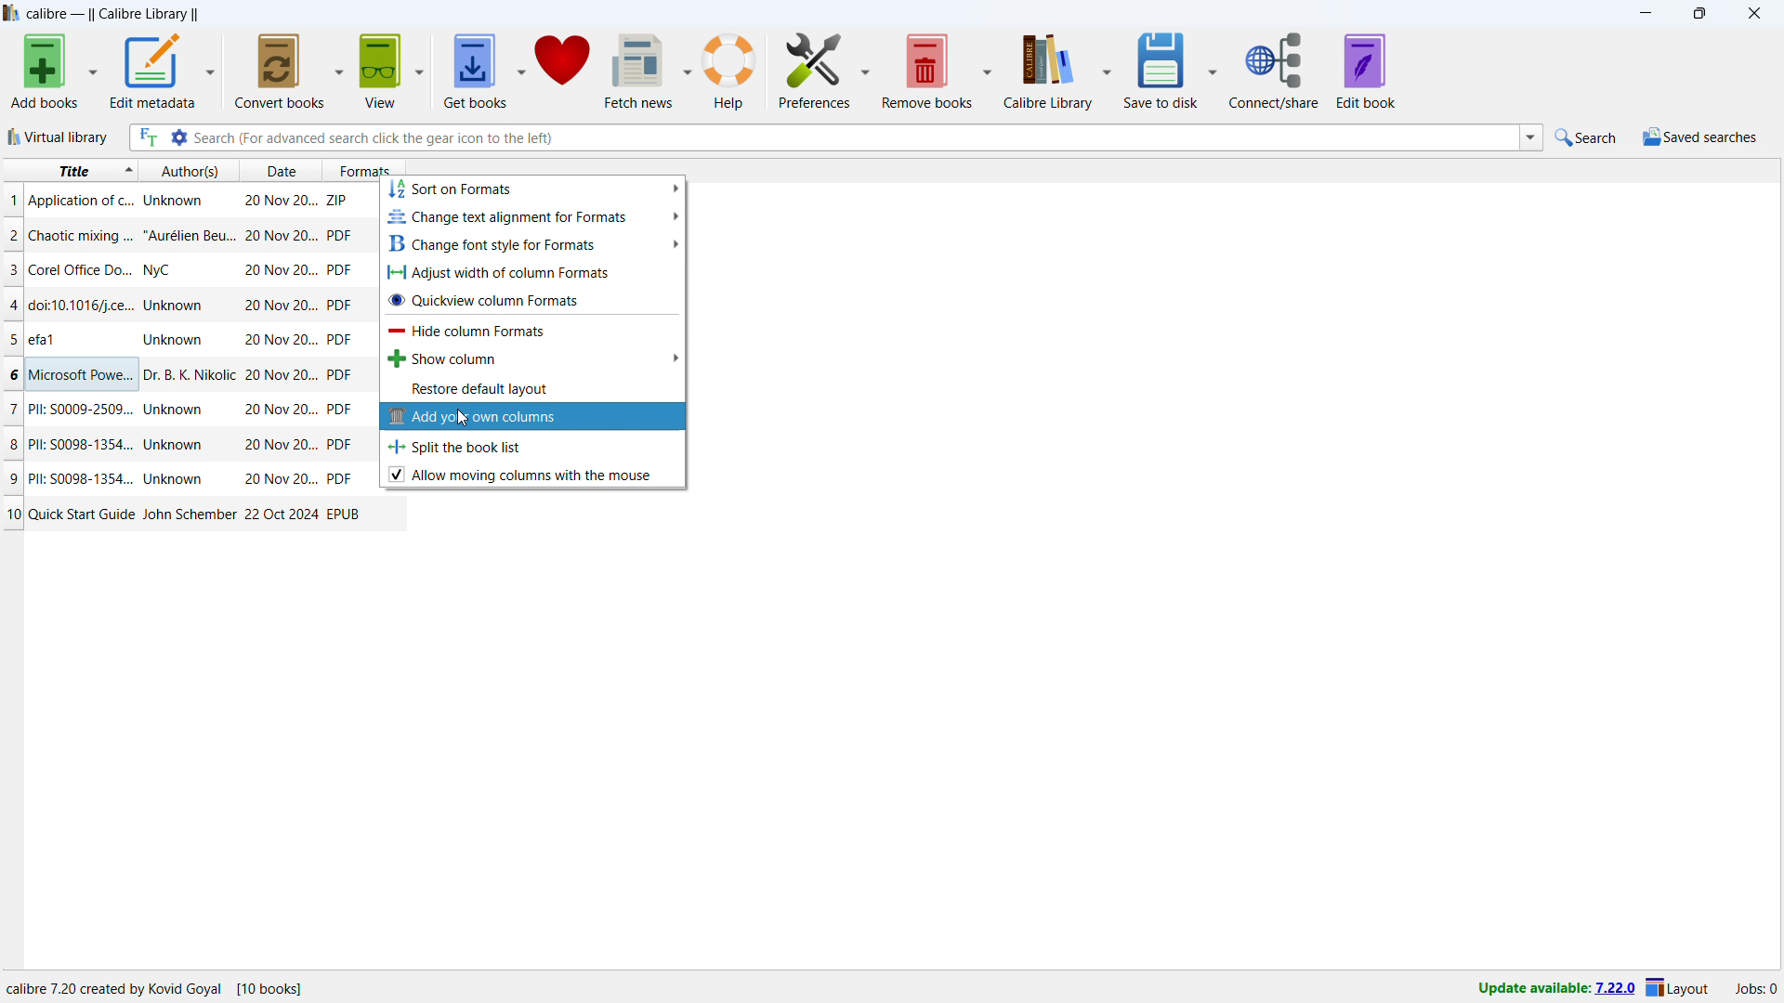 The width and height of the screenshot is (1784, 1003). I want to click on title, so click(112, 14).